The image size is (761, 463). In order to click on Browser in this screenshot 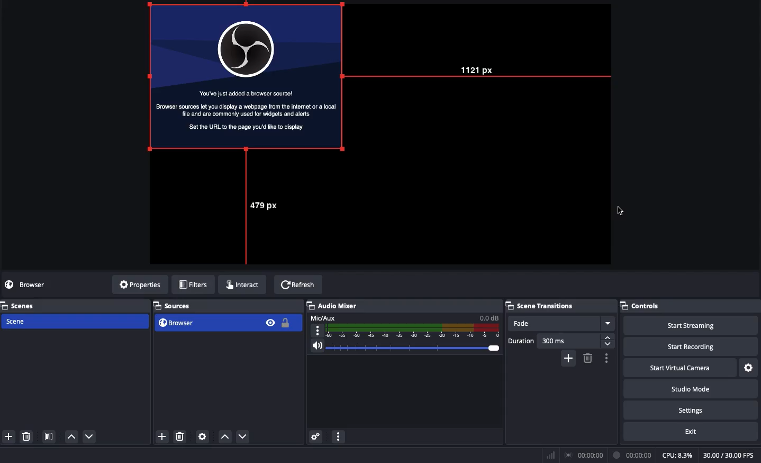, I will do `click(244, 75)`.